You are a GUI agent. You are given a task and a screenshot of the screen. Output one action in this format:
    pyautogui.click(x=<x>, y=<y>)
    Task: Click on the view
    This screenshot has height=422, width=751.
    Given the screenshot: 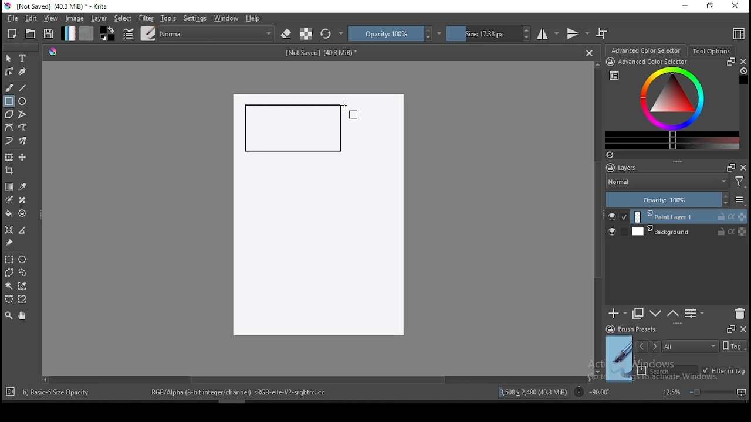 What is the action you would take?
    pyautogui.click(x=50, y=18)
    